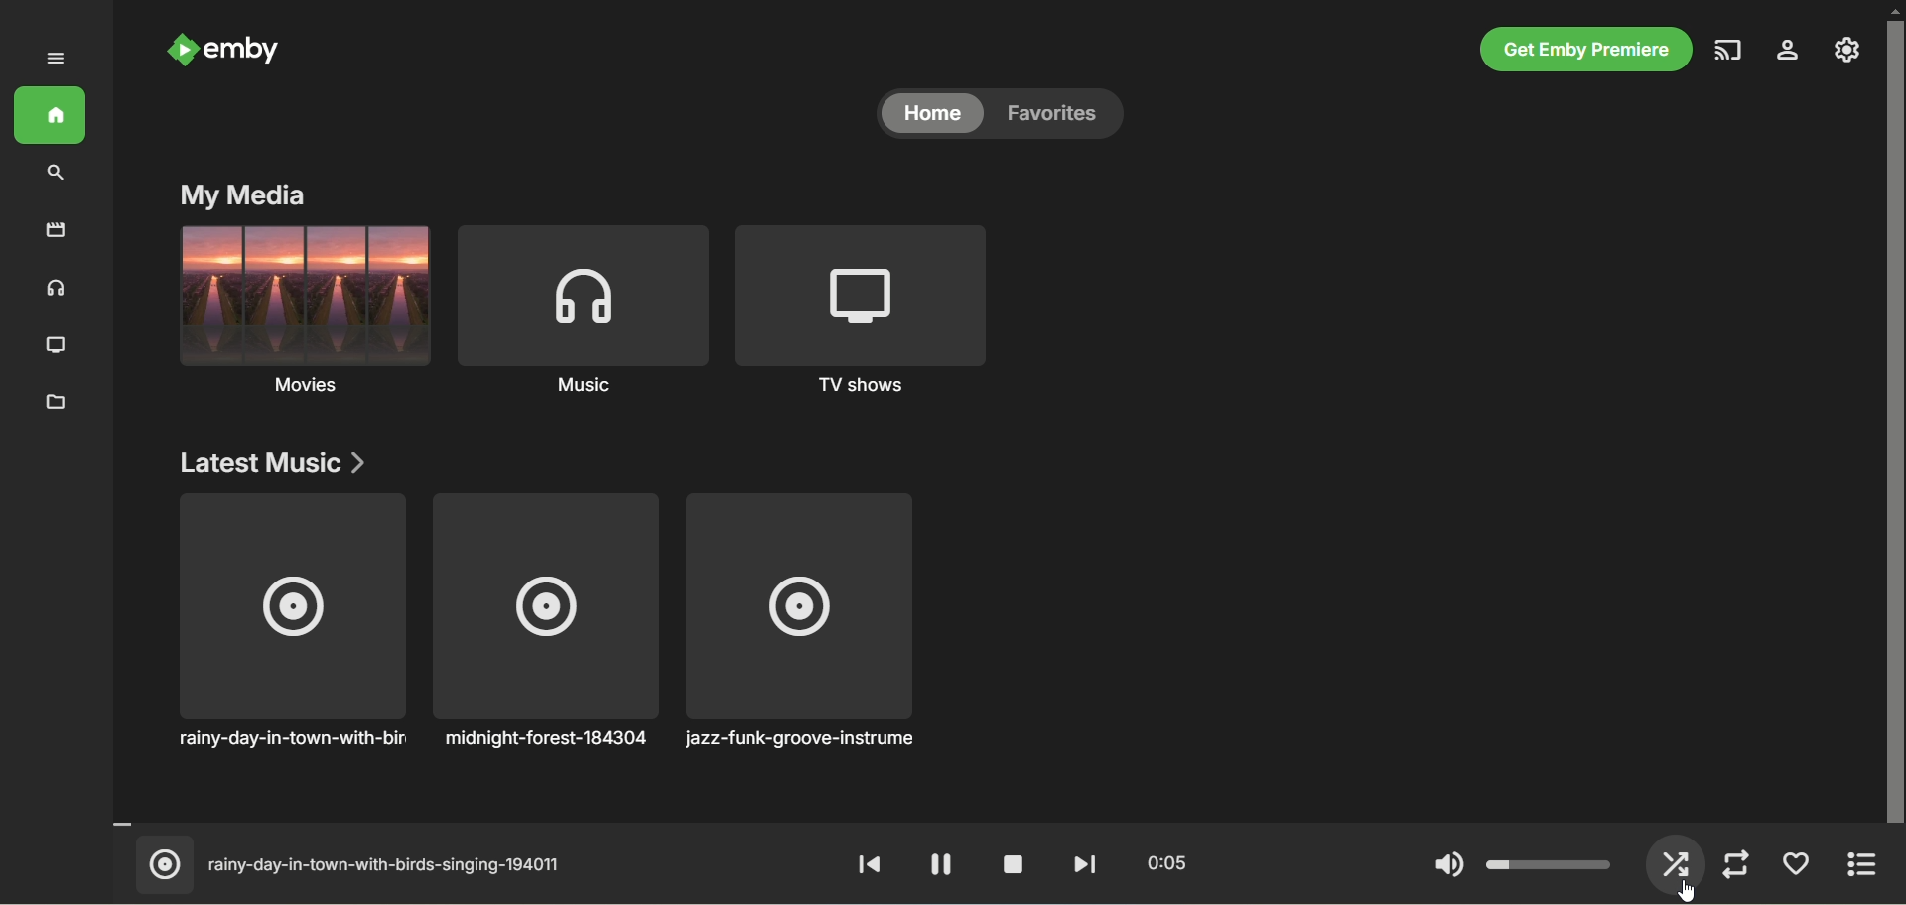 The width and height of the screenshot is (1906, 905). I want to click on rainy-day-in-town-with-birds-singing-194011, so click(359, 864).